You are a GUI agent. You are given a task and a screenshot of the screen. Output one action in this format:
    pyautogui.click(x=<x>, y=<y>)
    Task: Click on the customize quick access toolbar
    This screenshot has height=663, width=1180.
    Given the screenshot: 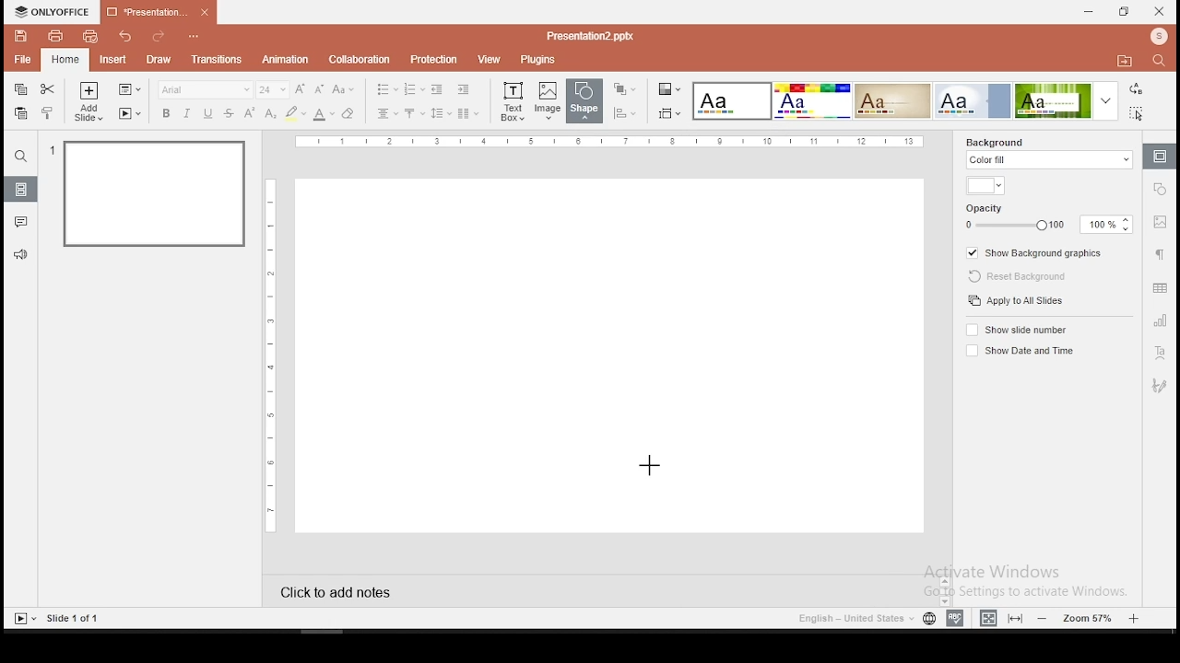 What is the action you would take?
    pyautogui.click(x=195, y=33)
    